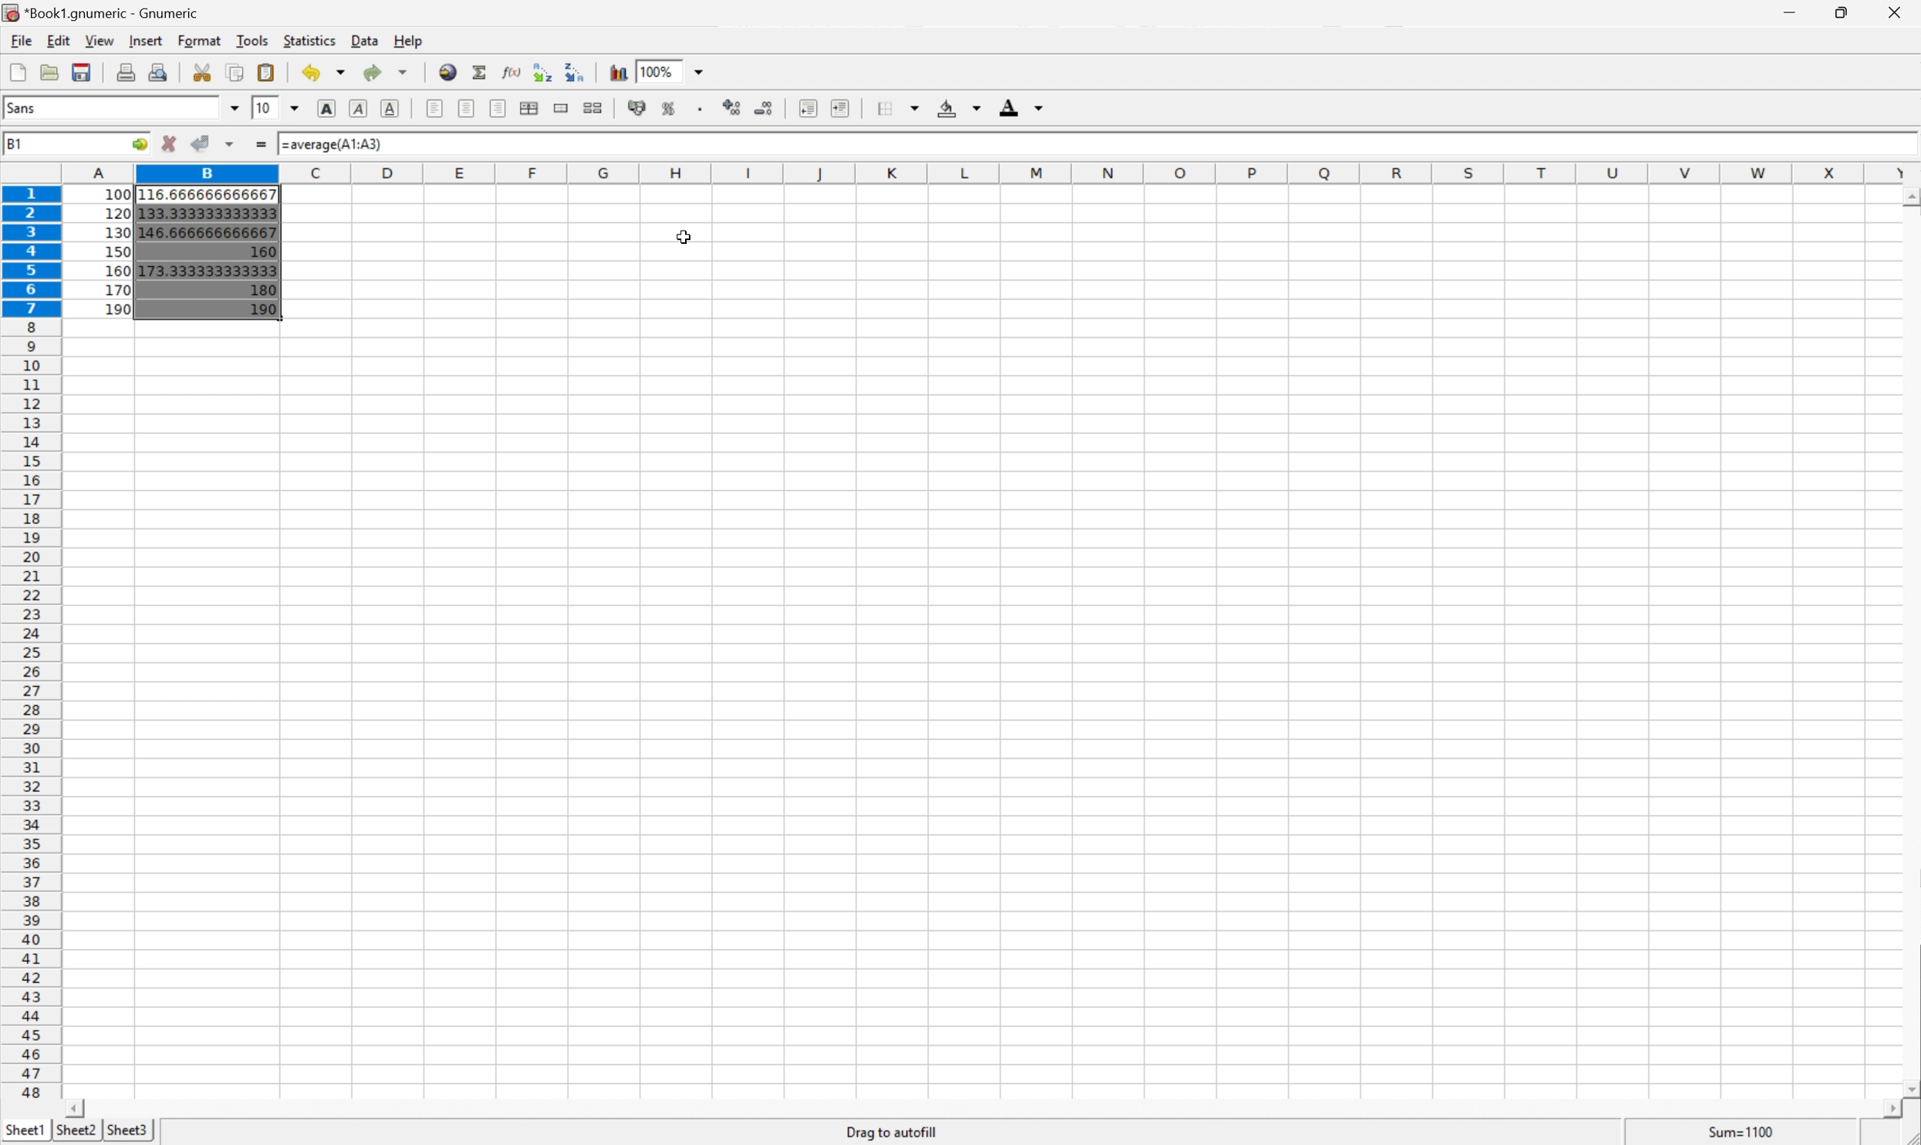 The width and height of the screenshot is (1921, 1145). I want to click on Go to, so click(140, 145).